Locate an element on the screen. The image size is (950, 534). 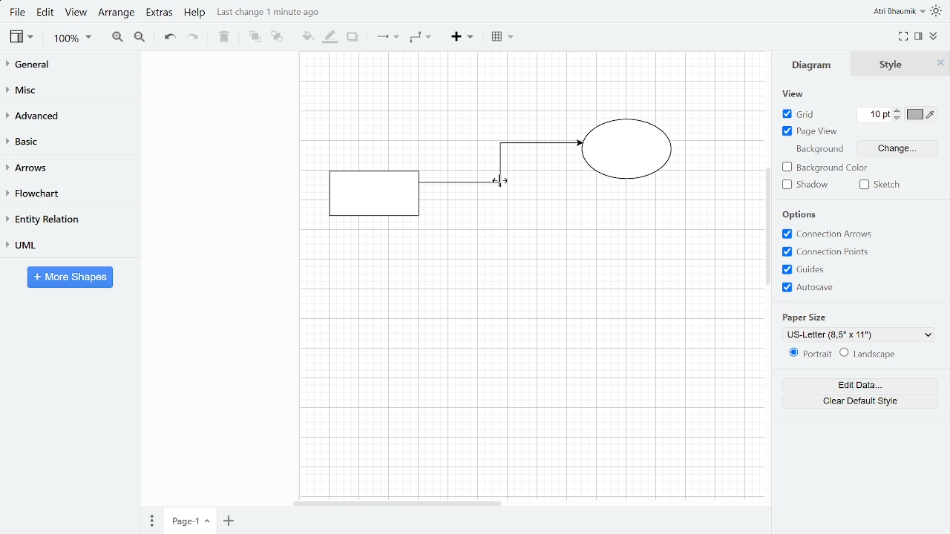
Shadow is located at coordinates (352, 37).